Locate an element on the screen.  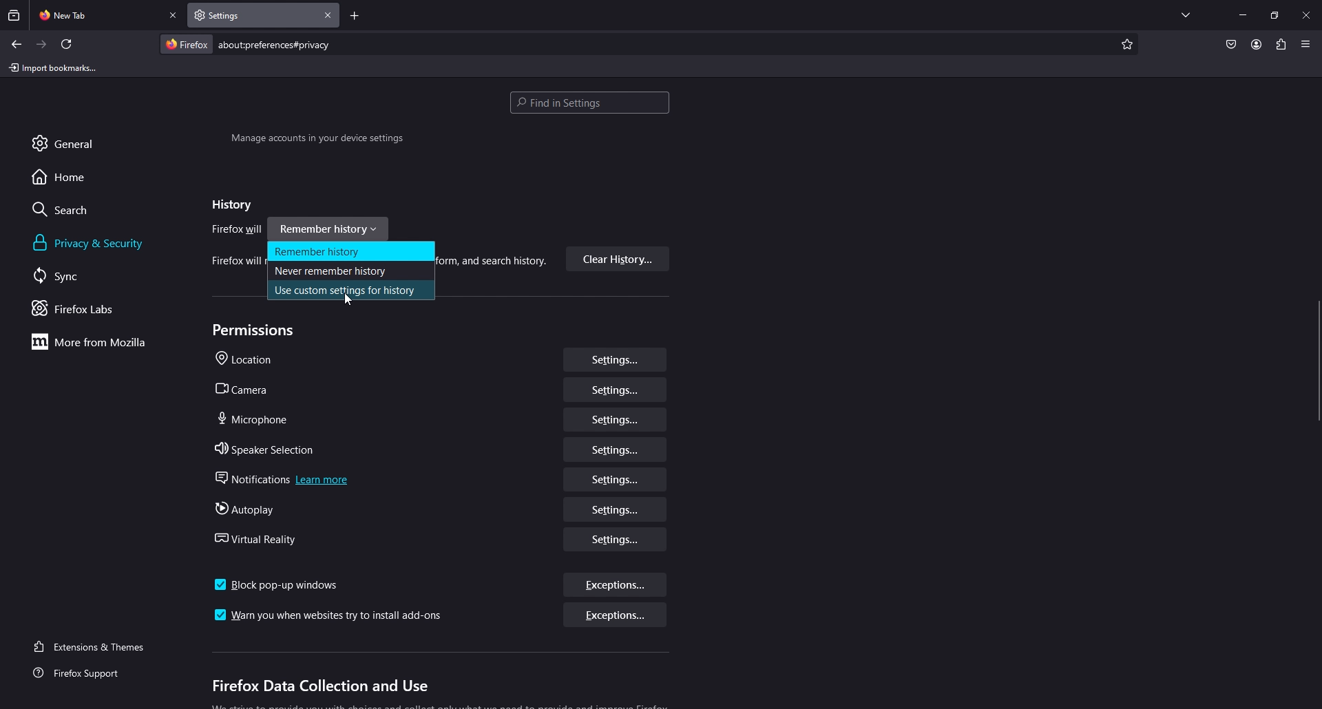
exceptions is located at coordinates (613, 617).